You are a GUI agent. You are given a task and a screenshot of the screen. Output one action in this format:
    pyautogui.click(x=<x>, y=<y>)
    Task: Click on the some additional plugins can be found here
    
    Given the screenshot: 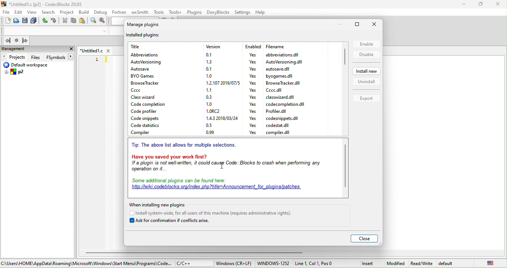 What is the action you would take?
    pyautogui.click(x=223, y=186)
    